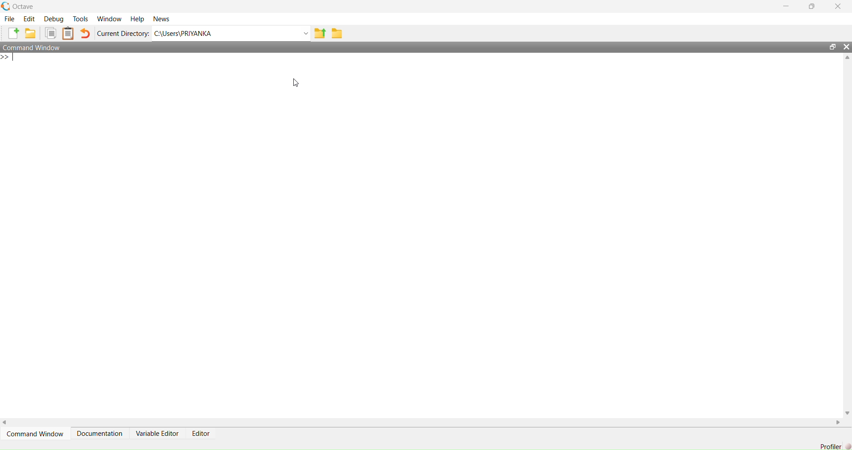 The width and height of the screenshot is (852, 450). Describe the element at coordinates (34, 48) in the screenshot. I see `Command Window` at that location.